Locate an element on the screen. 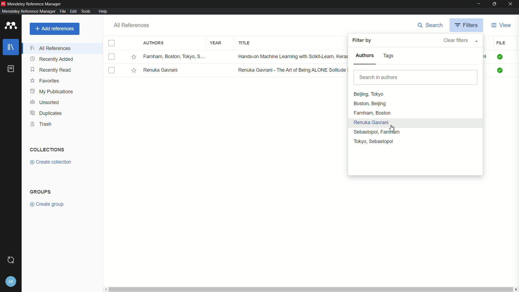 This screenshot has width=519, height=292. Renuka Gavrani is located at coordinates (373, 122).